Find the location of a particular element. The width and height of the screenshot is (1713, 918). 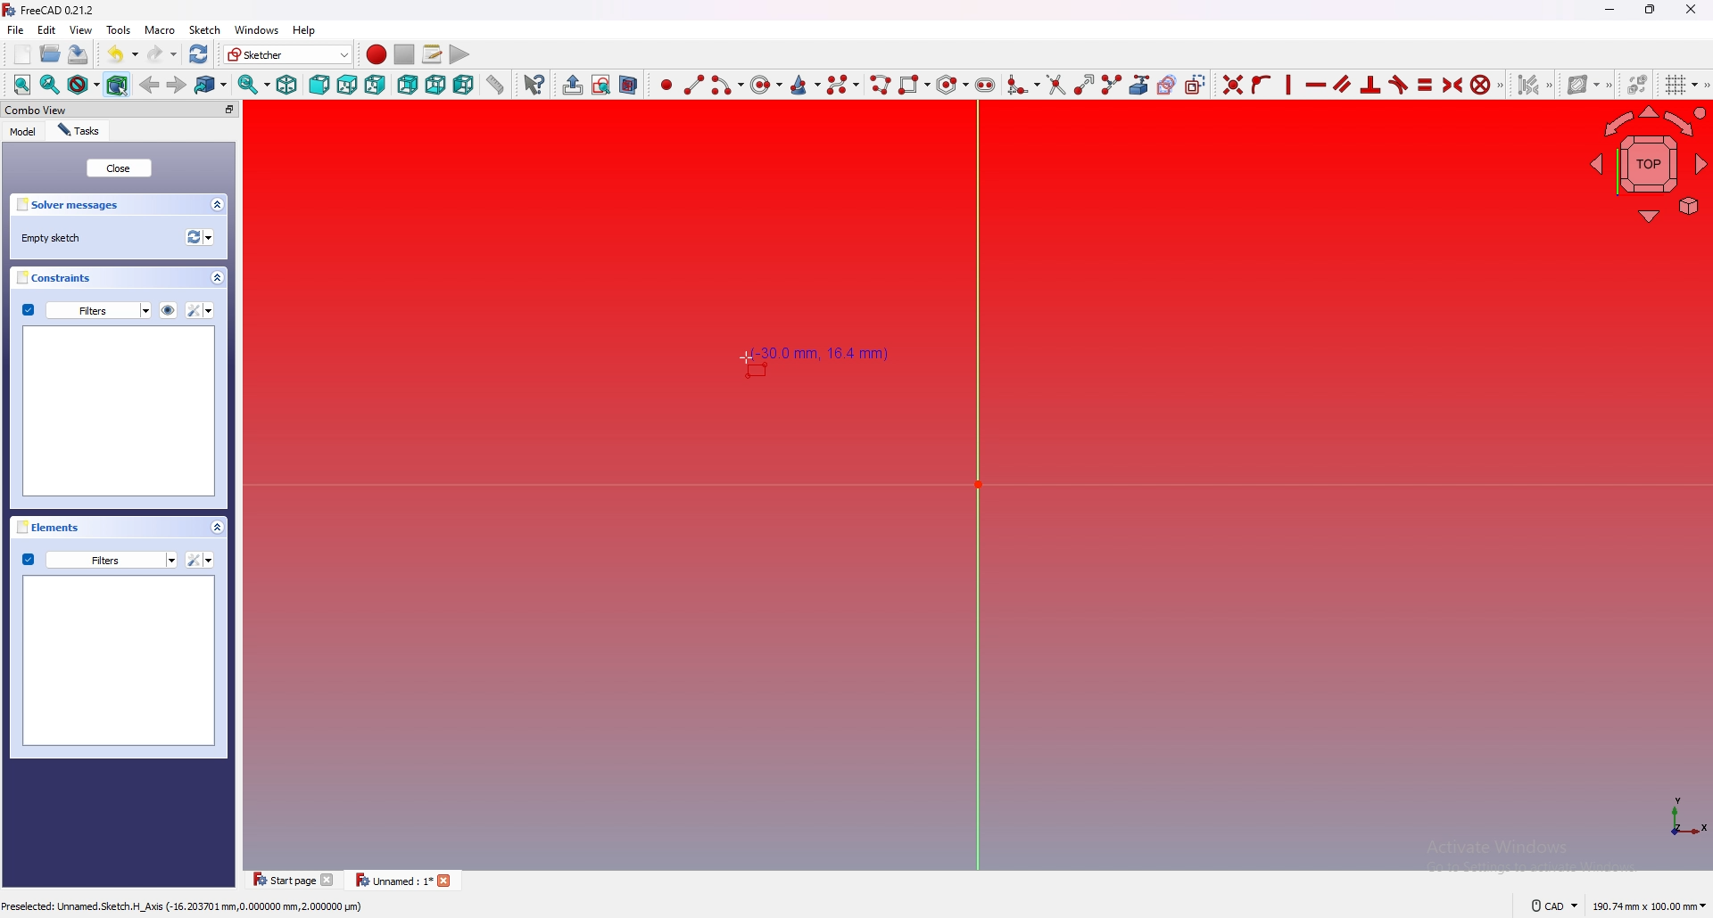

trim edge is located at coordinates (1056, 85).